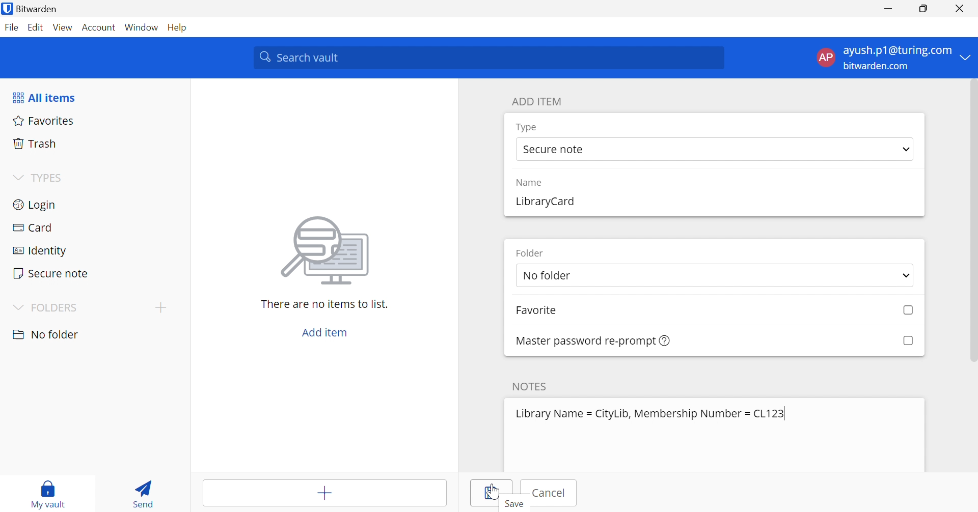  Describe the element at coordinates (37, 27) in the screenshot. I see `Edit` at that location.